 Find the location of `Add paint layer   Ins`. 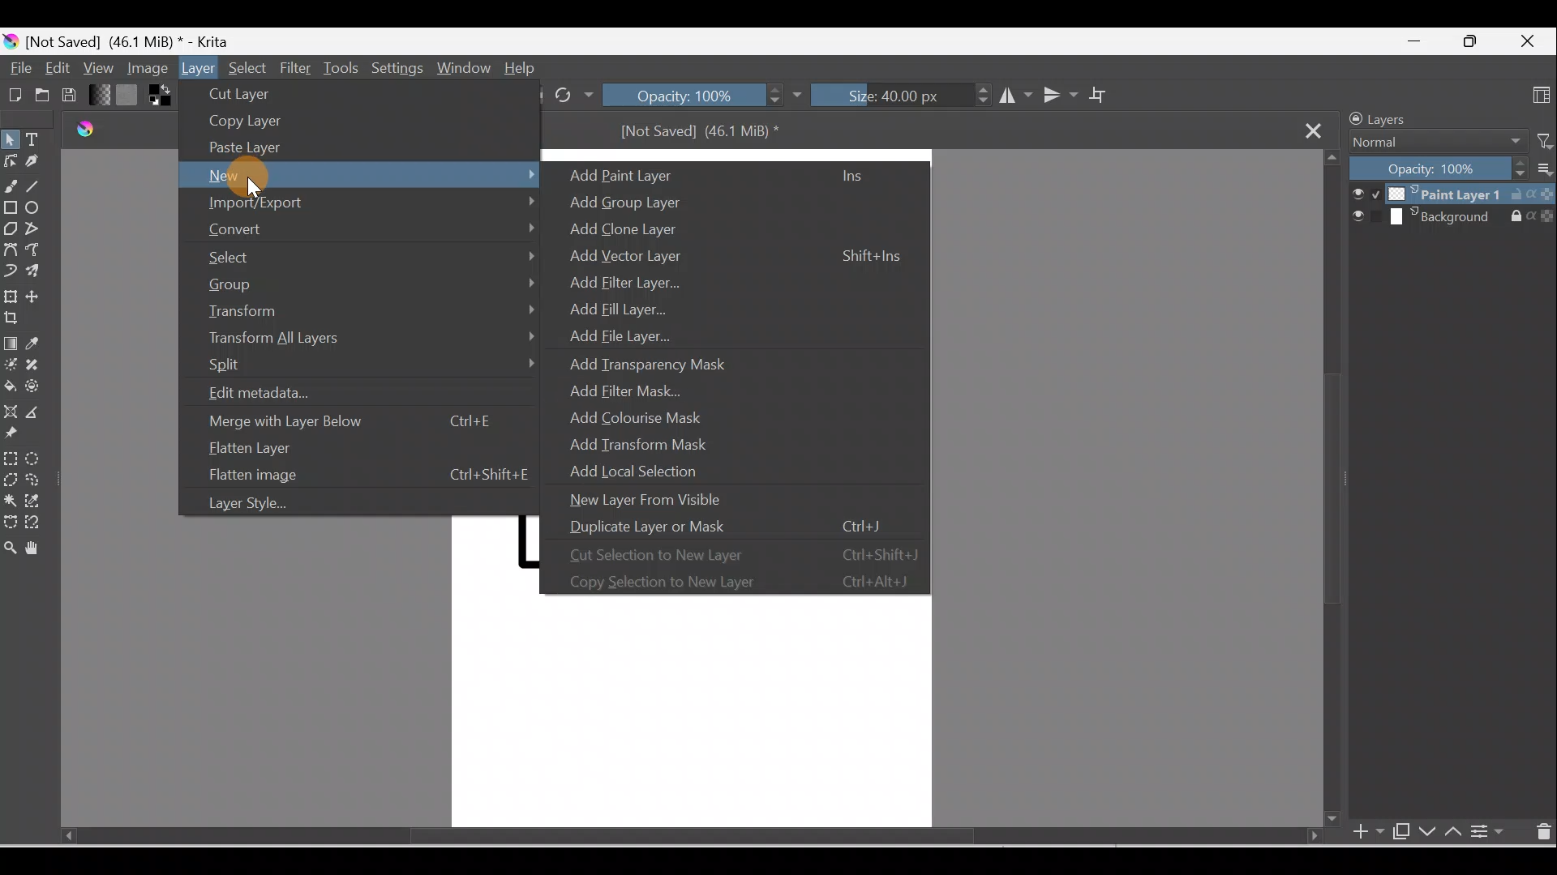

Add paint layer   Ins is located at coordinates (727, 174).